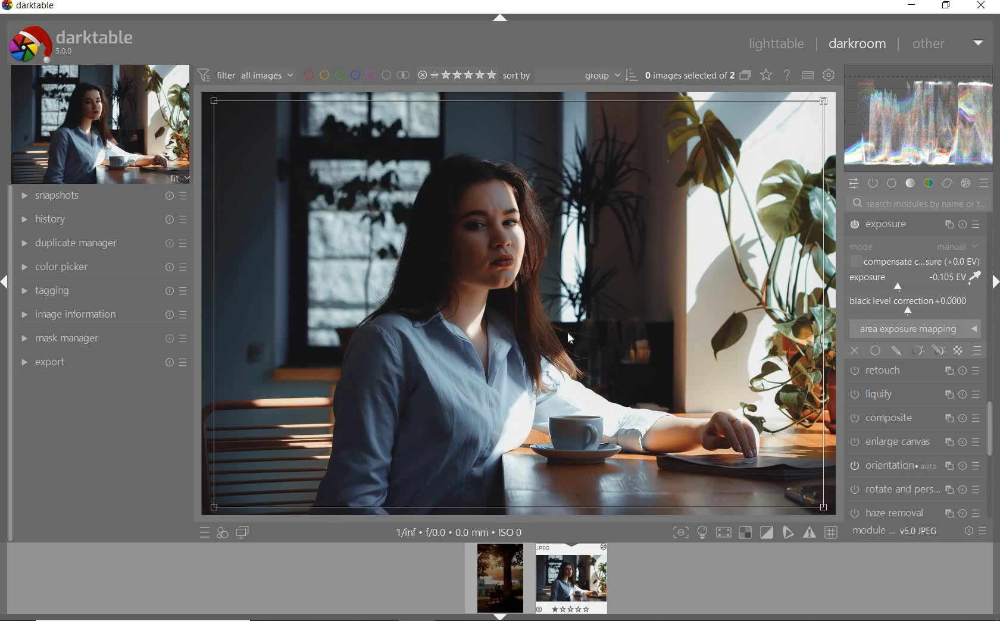 The height and width of the screenshot is (621, 1000). What do you see at coordinates (985, 184) in the screenshot?
I see `PRESET` at bounding box center [985, 184].